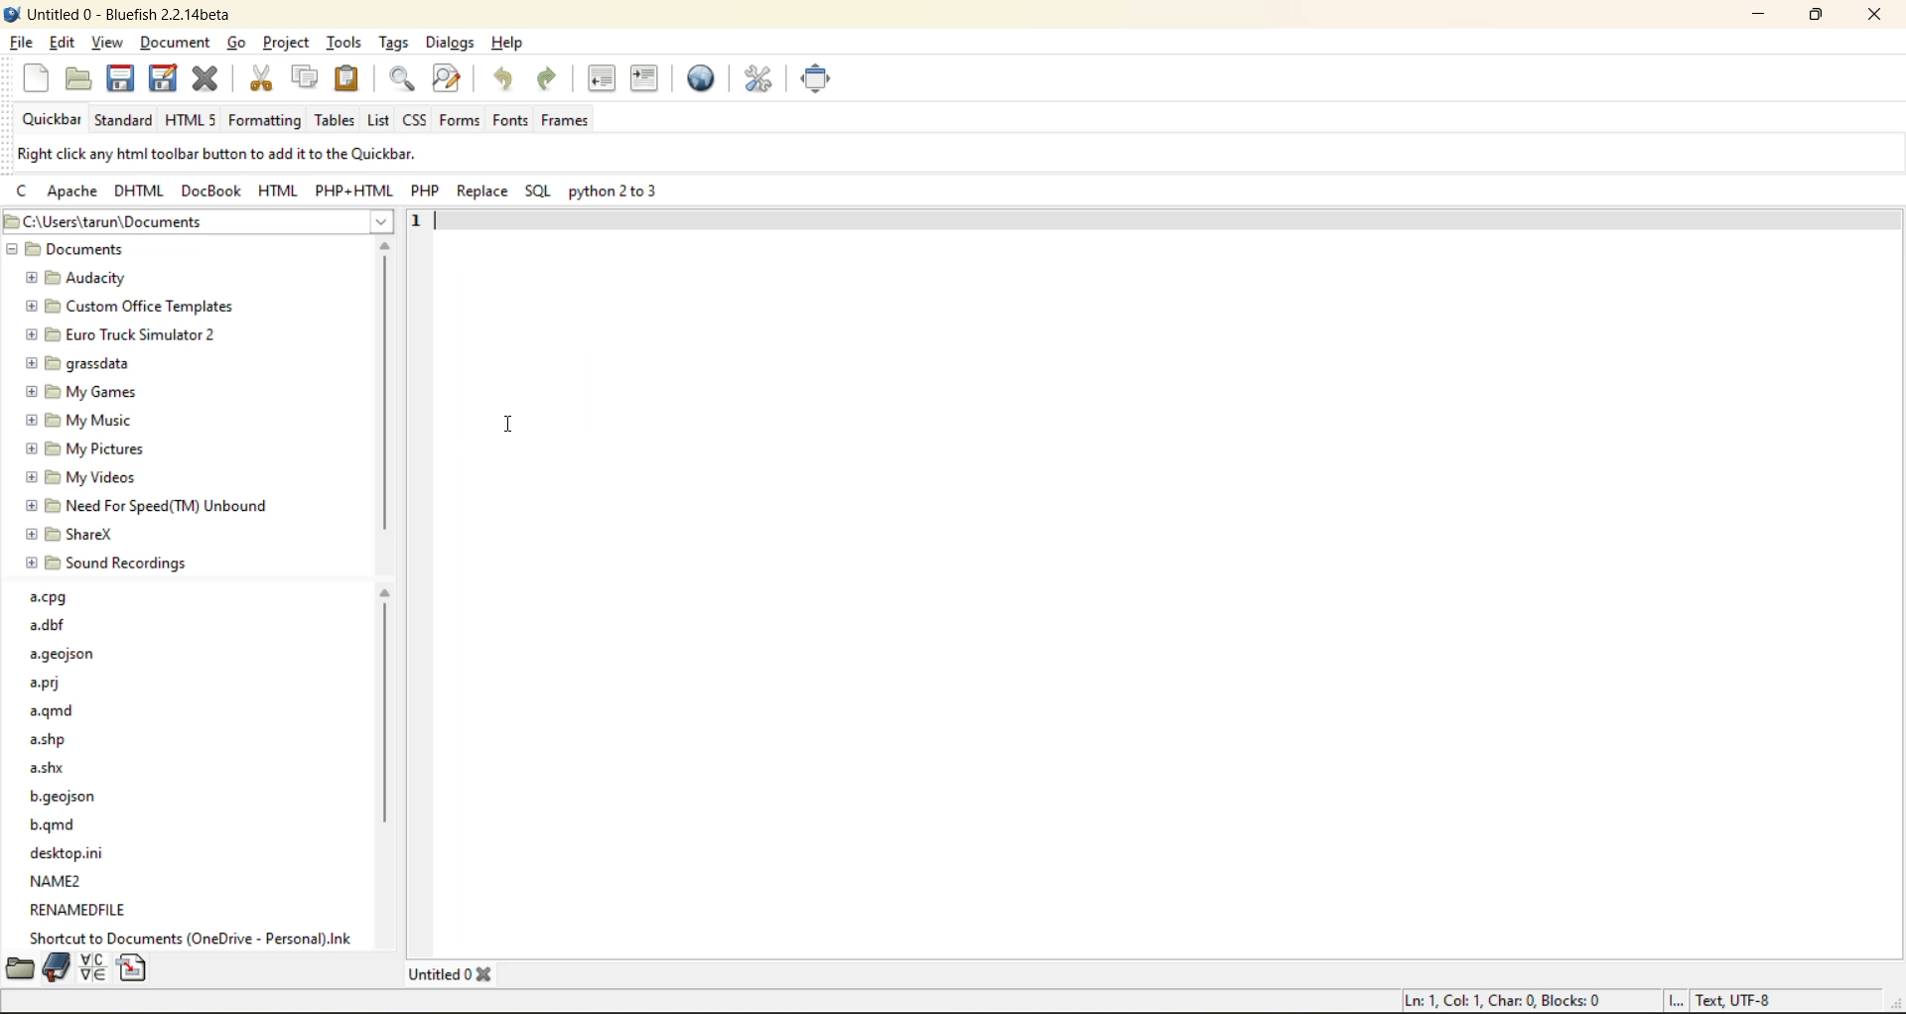 The height and width of the screenshot is (1014, 1906). I want to click on cut, so click(258, 78).